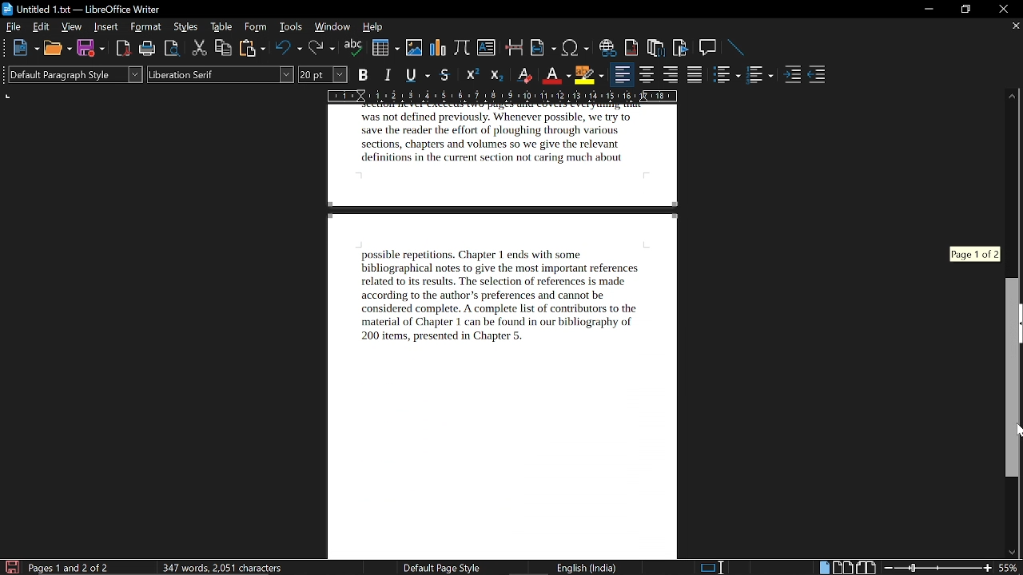 The image size is (1023, 575). Describe the element at coordinates (715, 567) in the screenshot. I see `standard selection` at that location.